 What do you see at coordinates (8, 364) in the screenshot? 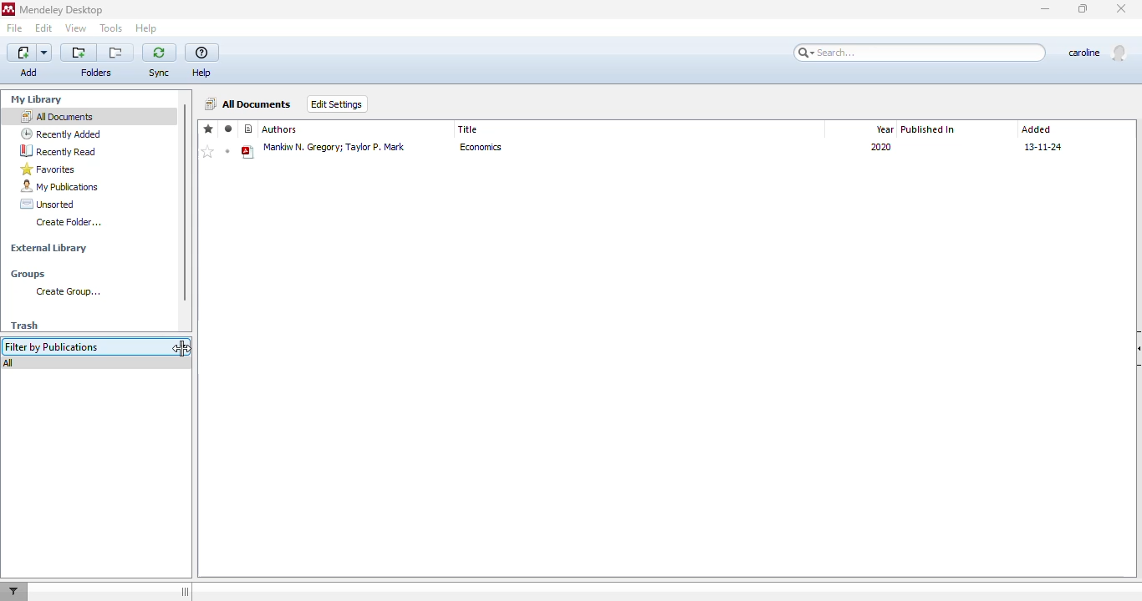
I see `all` at bounding box center [8, 364].